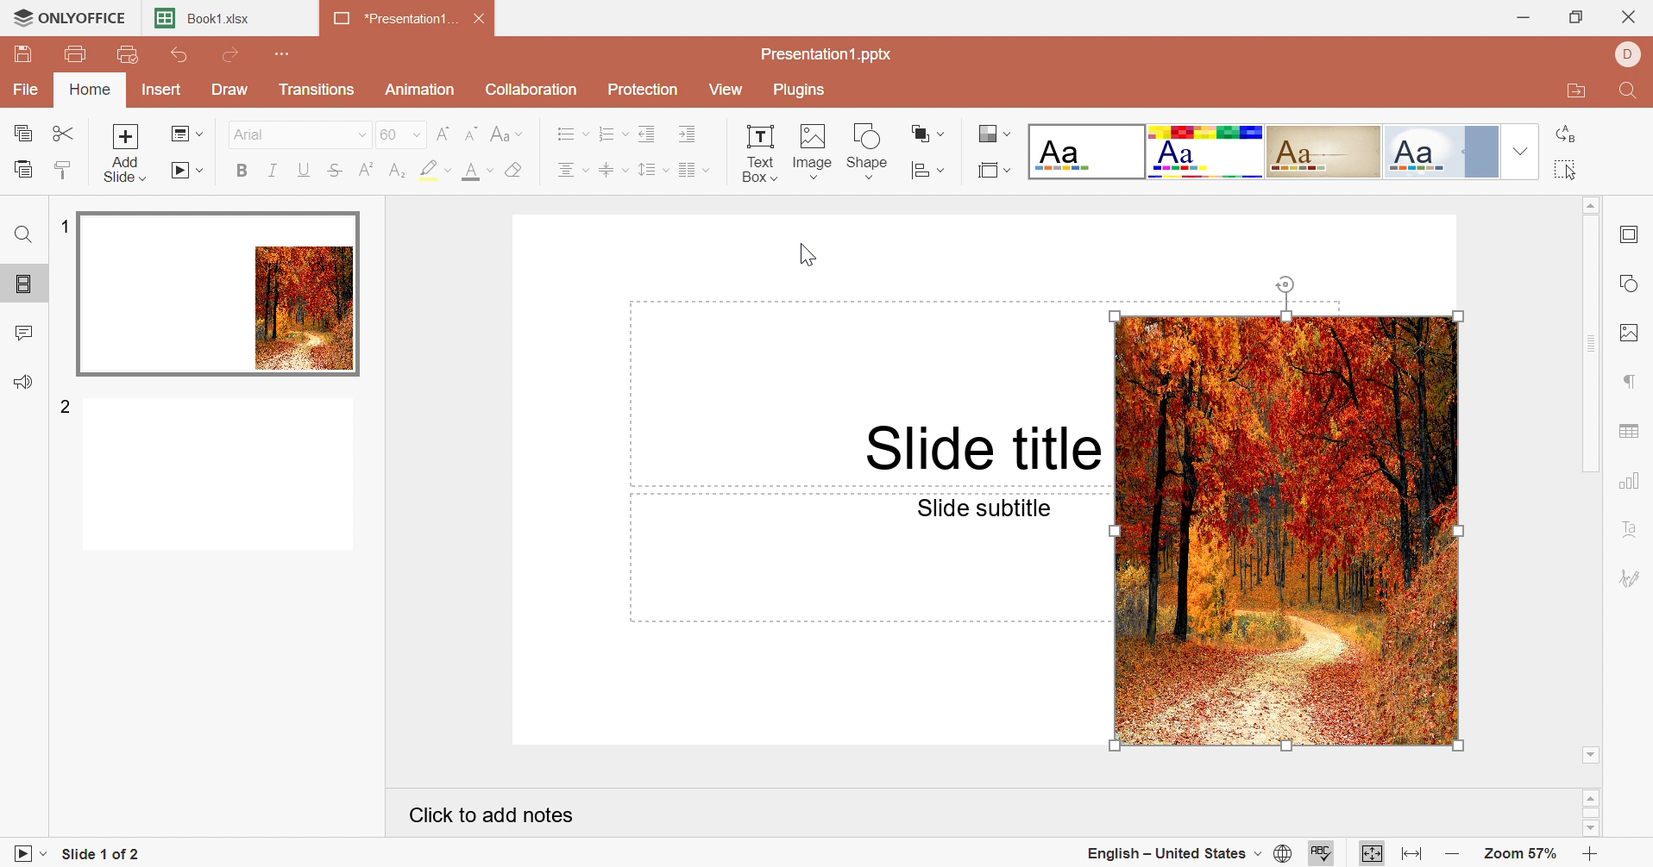 The image size is (1653, 867). Describe the element at coordinates (240, 173) in the screenshot. I see `Bold` at that location.